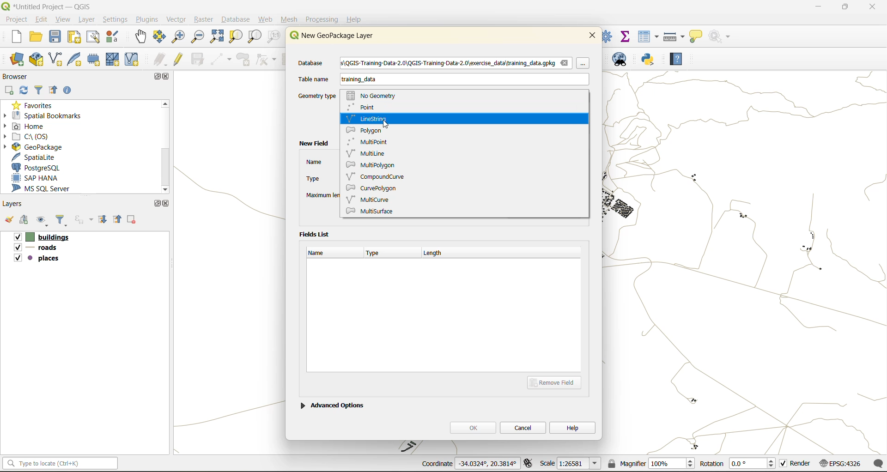  What do you see at coordinates (720, 35) in the screenshot?
I see `no action` at bounding box center [720, 35].